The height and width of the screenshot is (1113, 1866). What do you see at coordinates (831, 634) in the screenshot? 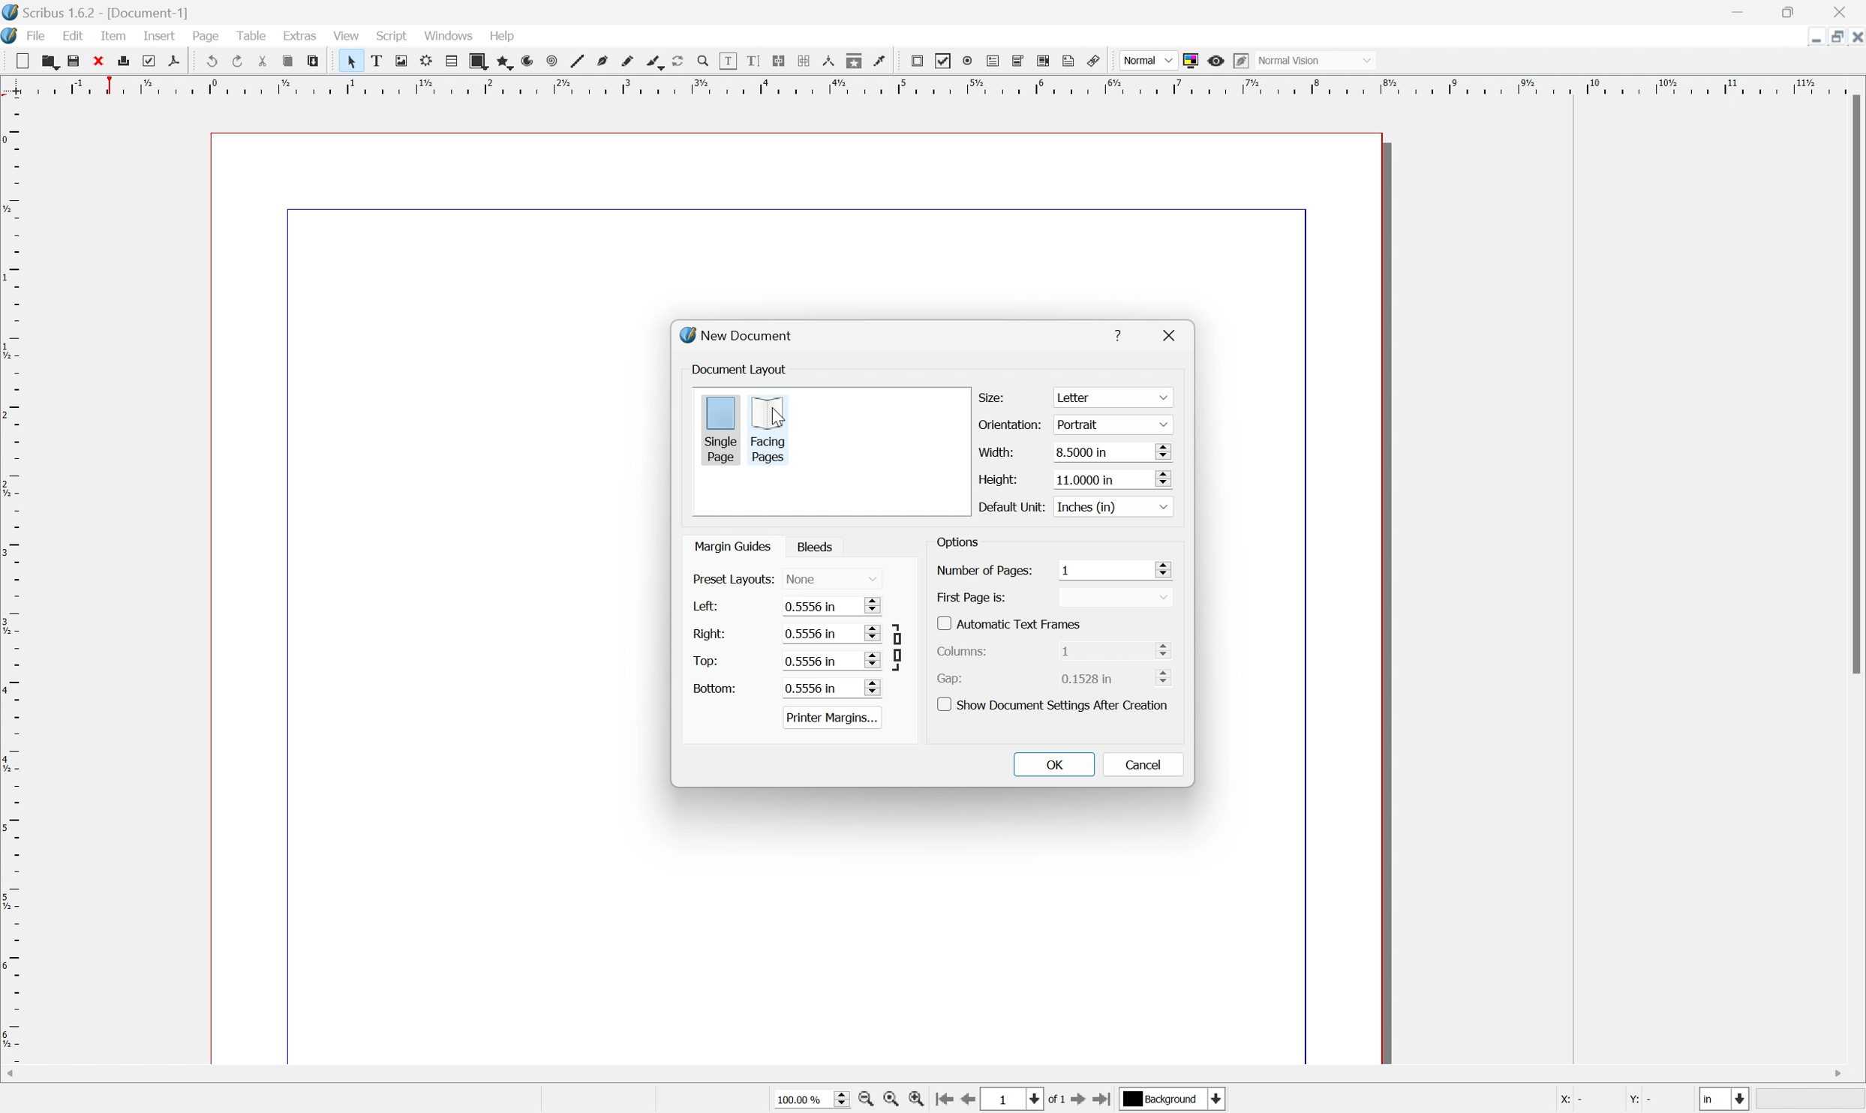
I see `0.5556 in` at bounding box center [831, 634].